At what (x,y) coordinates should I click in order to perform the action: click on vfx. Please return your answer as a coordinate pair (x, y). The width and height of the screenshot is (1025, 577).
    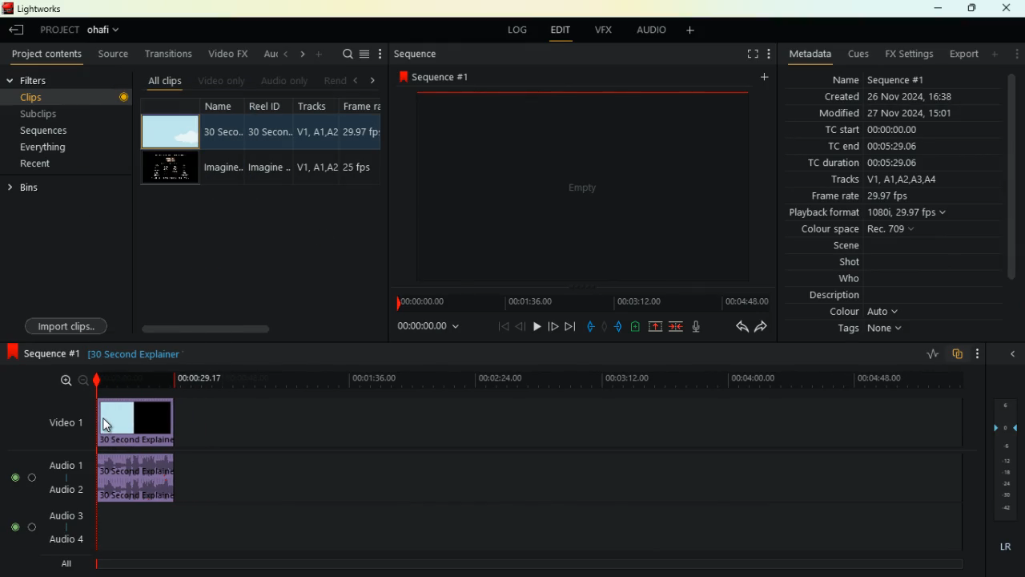
    Looking at the image, I should click on (601, 30).